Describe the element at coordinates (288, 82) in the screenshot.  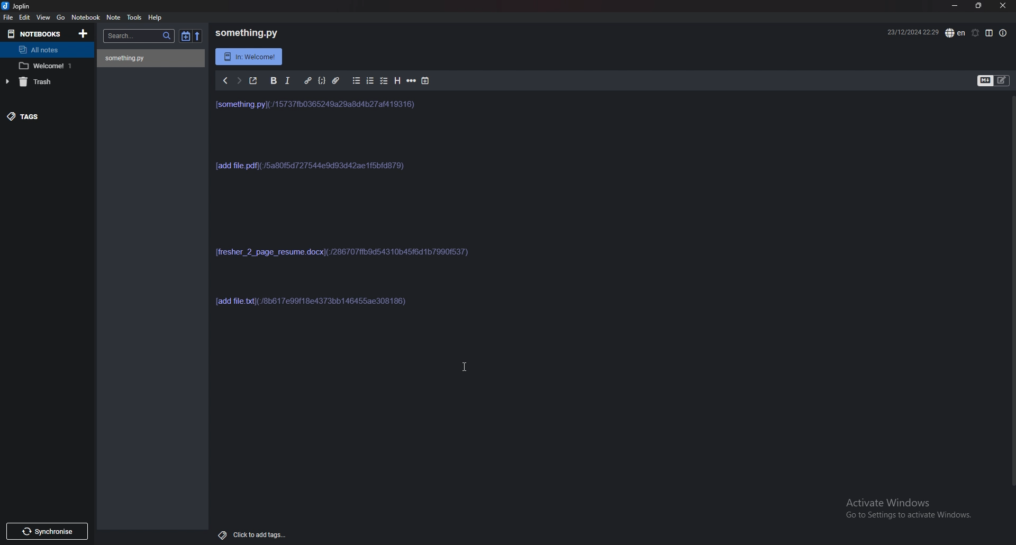
I see `Italic` at that location.